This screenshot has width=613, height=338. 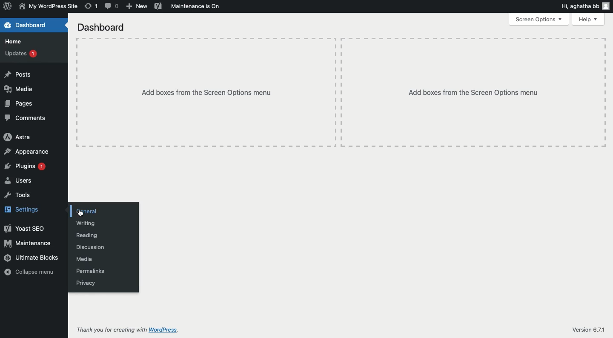 What do you see at coordinates (30, 272) in the screenshot?
I see `Collapse menu` at bounding box center [30, 272].